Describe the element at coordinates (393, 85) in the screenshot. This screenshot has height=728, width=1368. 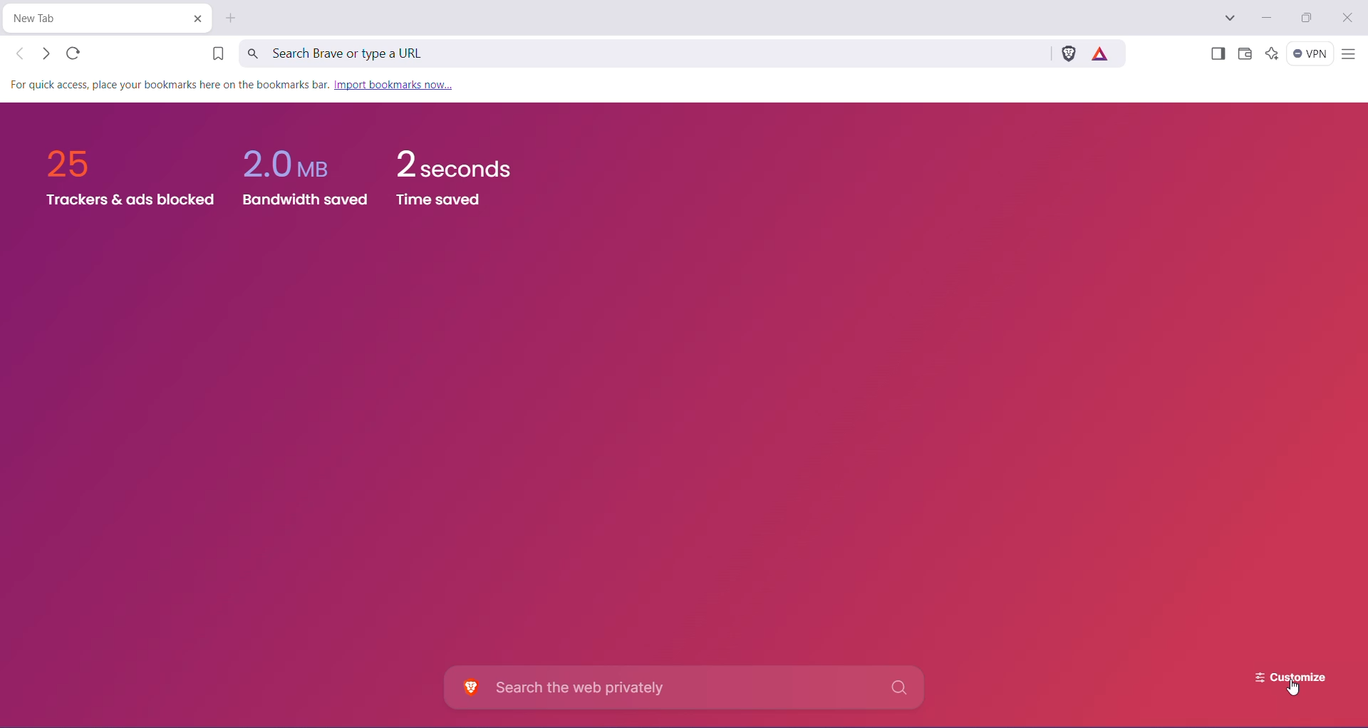
I see `Import Bookmark now` at that location.